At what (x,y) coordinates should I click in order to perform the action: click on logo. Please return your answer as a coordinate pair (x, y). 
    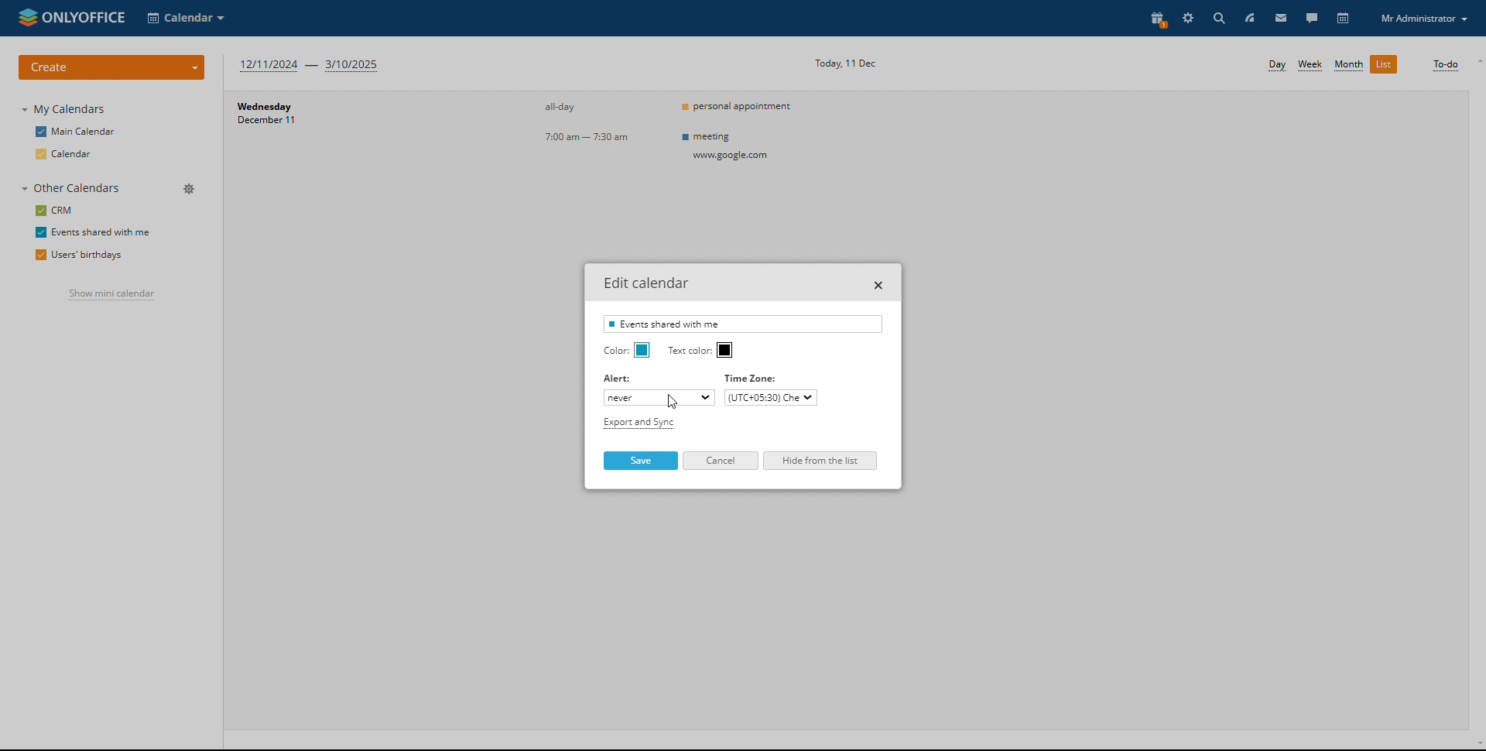
    Looking at the image, I should click on (69, 18).